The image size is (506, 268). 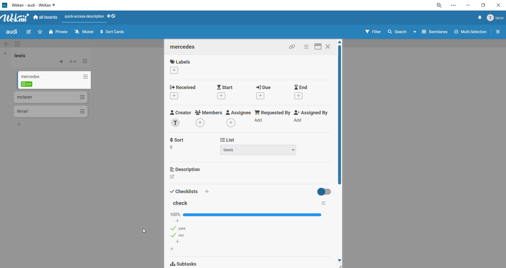 What do you see at coordinates (478, 19) in the screenshot?
I see `notifications` at bounding box center [478, 19].